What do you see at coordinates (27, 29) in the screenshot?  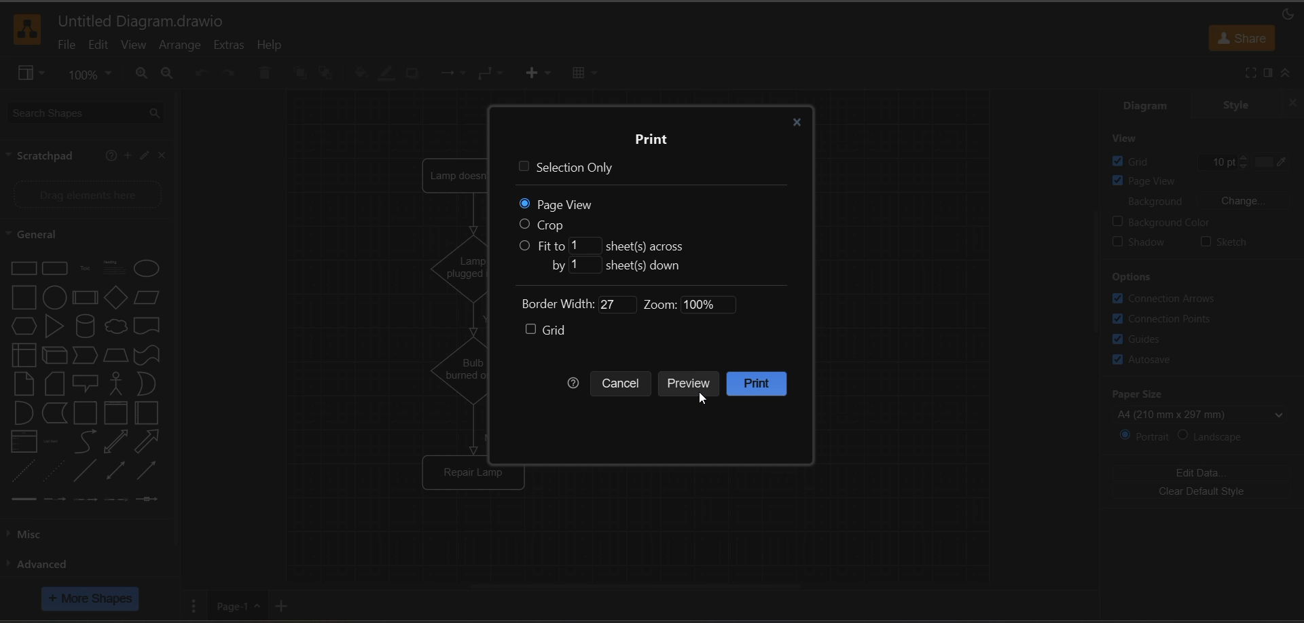 I see `app logo` at bounding box center [27, 29].